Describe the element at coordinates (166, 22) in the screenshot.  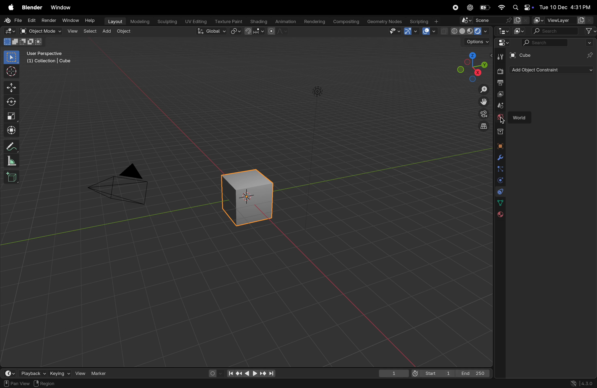
I see `Sculpting` at that location.